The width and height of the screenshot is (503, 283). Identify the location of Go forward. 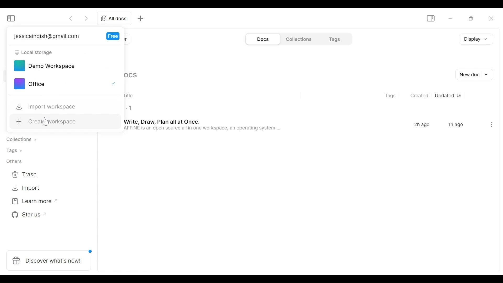
(86, 19).